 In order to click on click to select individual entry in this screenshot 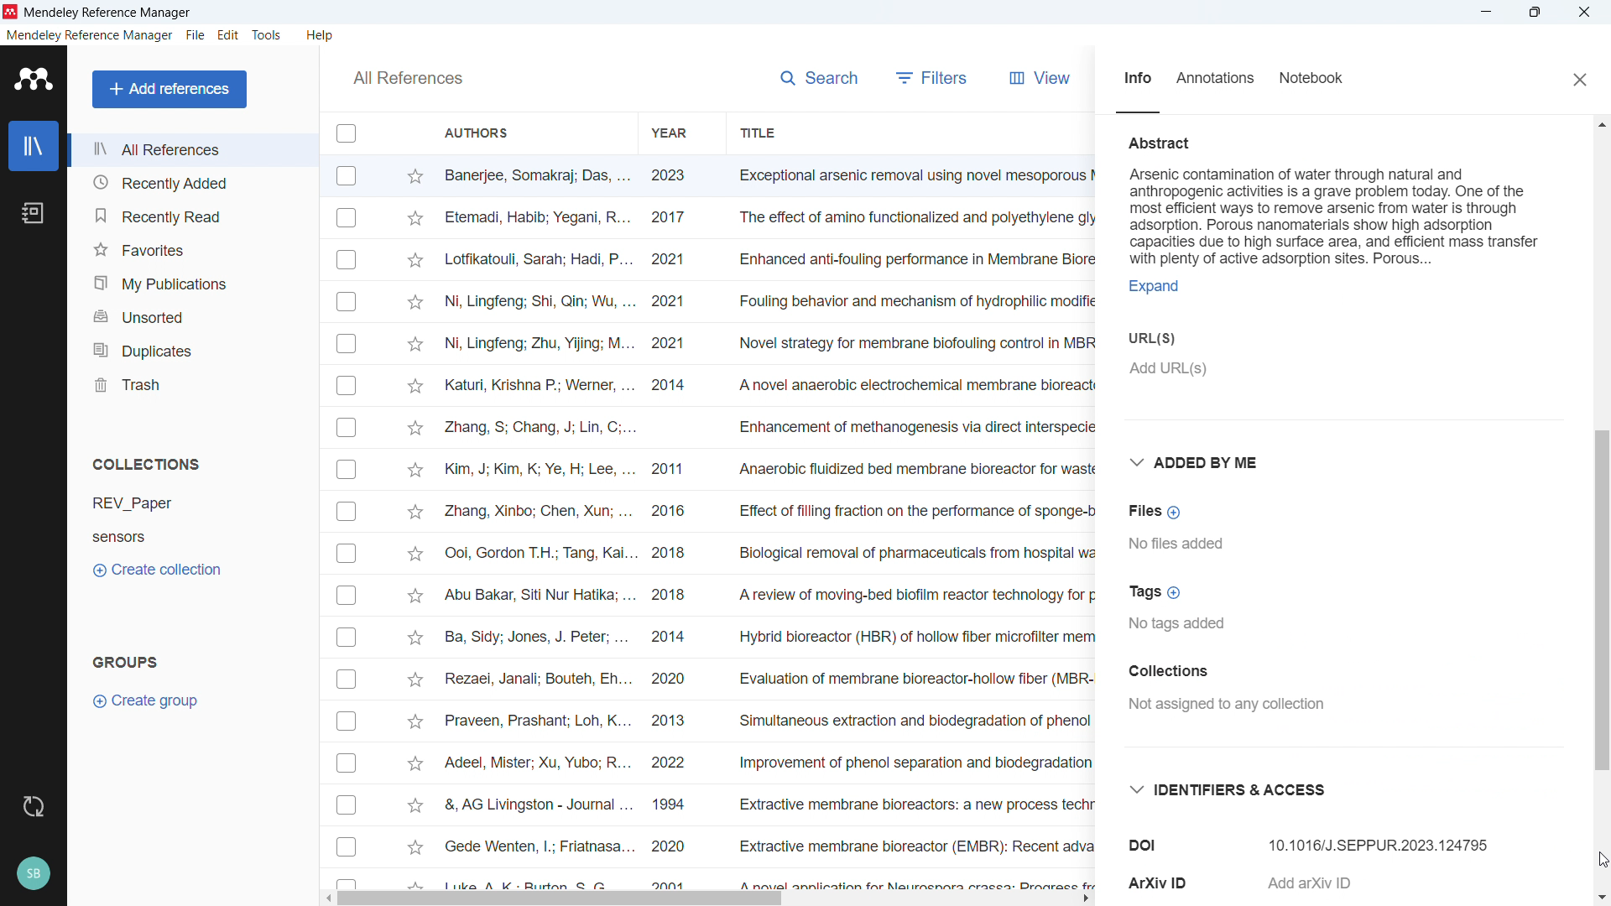, I will do `click(348, 880)`.